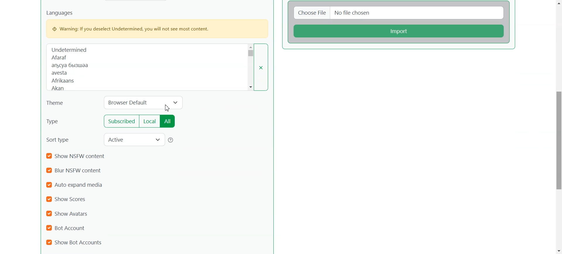 The width and height of the screenshot is (562, 254). What do you see at coordinates (76, 171) in the screenshot?
I see `Blur NSFW content` at bounding box center [76, 171].